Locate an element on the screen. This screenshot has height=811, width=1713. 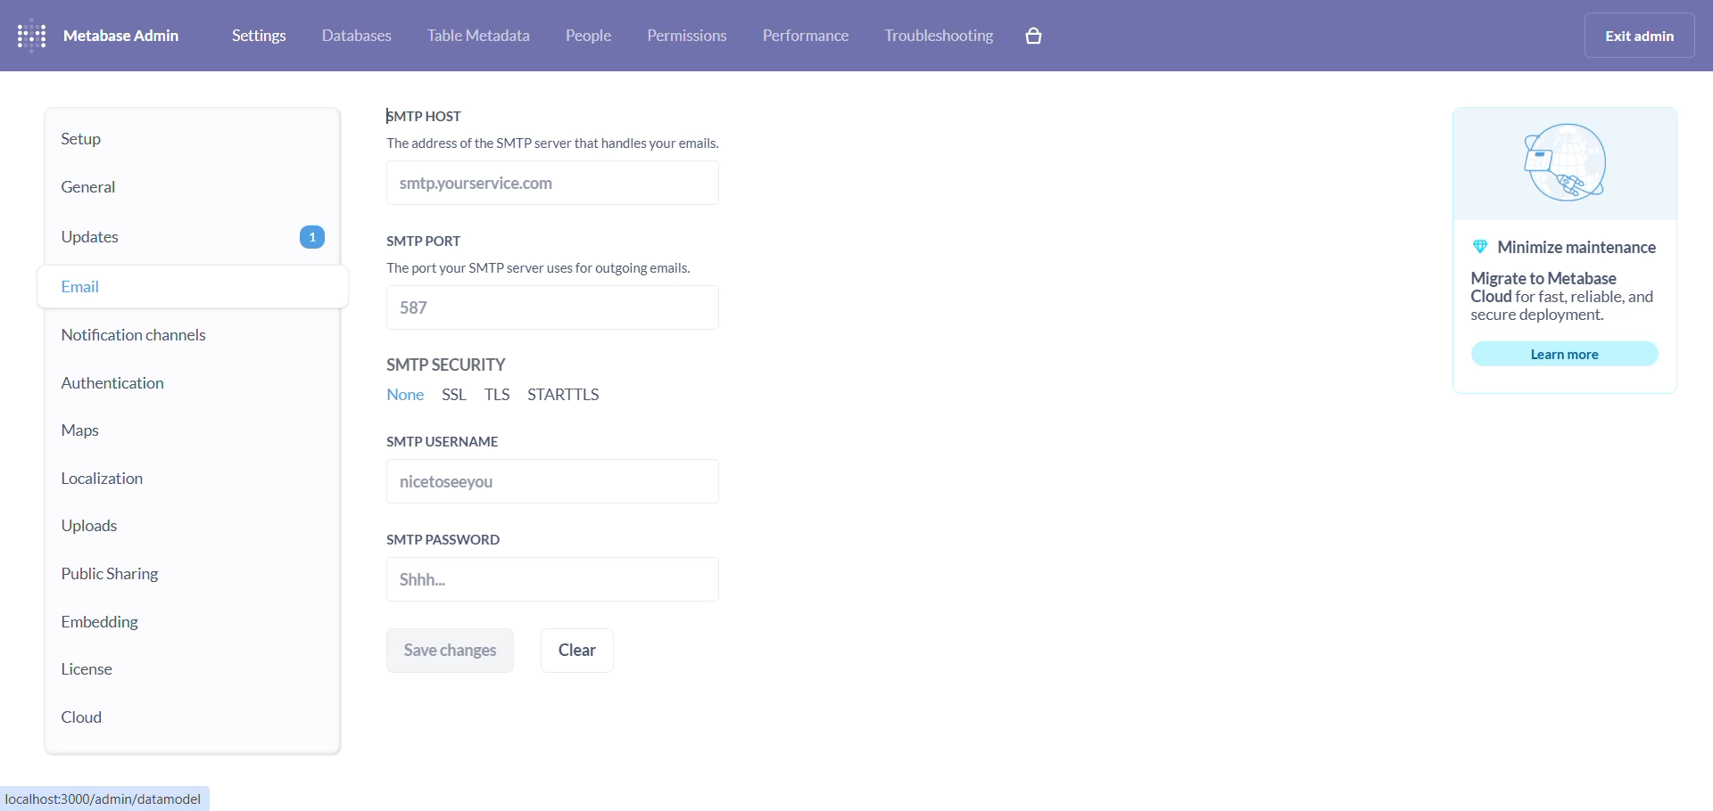
cloud is located at coordinates (161, 717).